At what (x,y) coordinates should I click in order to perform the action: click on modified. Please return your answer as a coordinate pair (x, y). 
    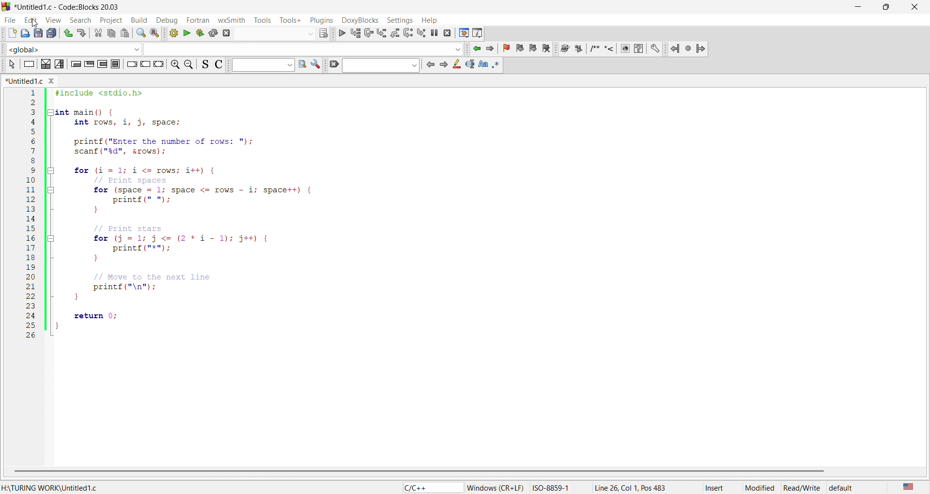
    Looking at the image, I should click on (760, 487).